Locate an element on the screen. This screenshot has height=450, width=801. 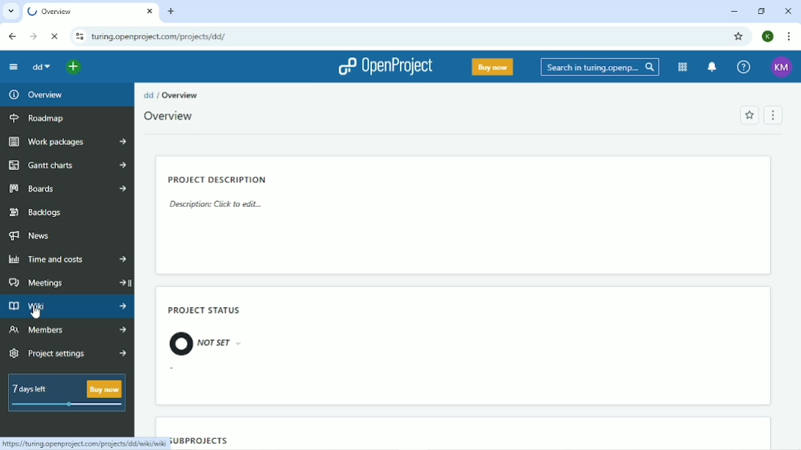
 is located at coordinates (127, 329).